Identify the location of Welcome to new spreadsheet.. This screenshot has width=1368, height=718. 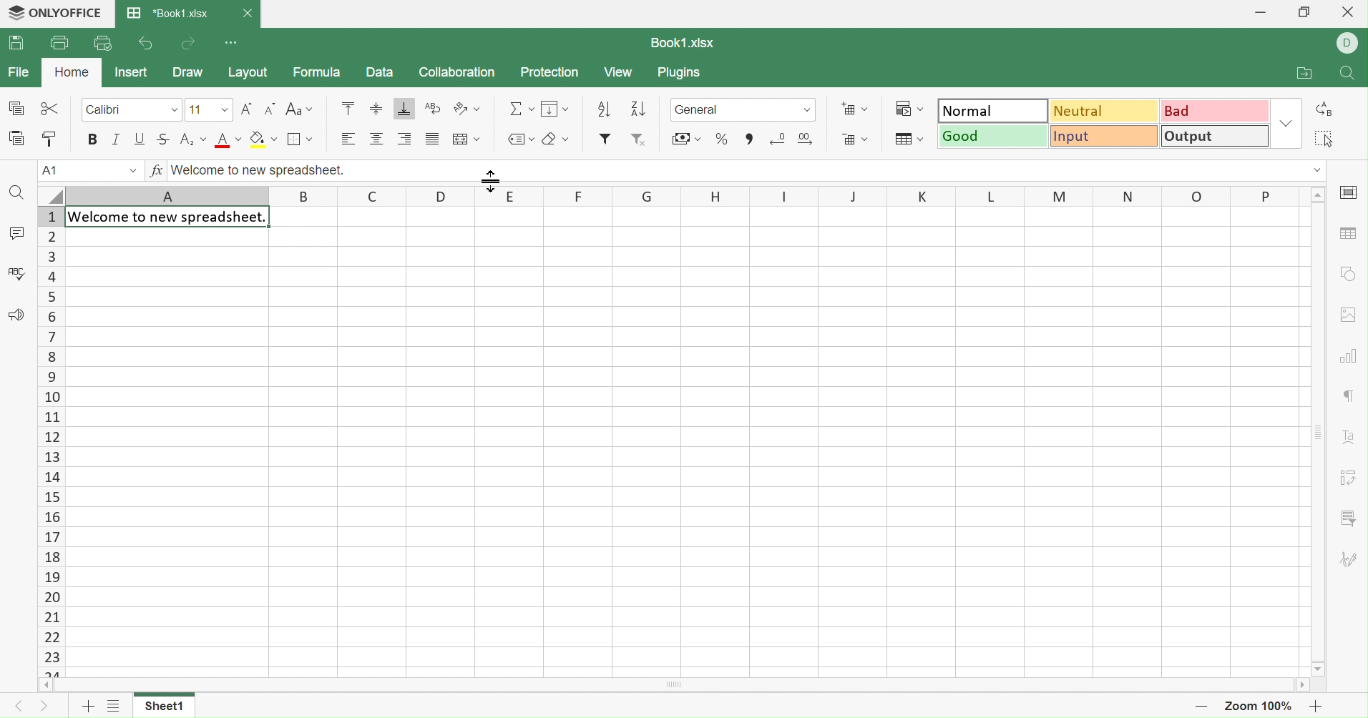
(165, 216).